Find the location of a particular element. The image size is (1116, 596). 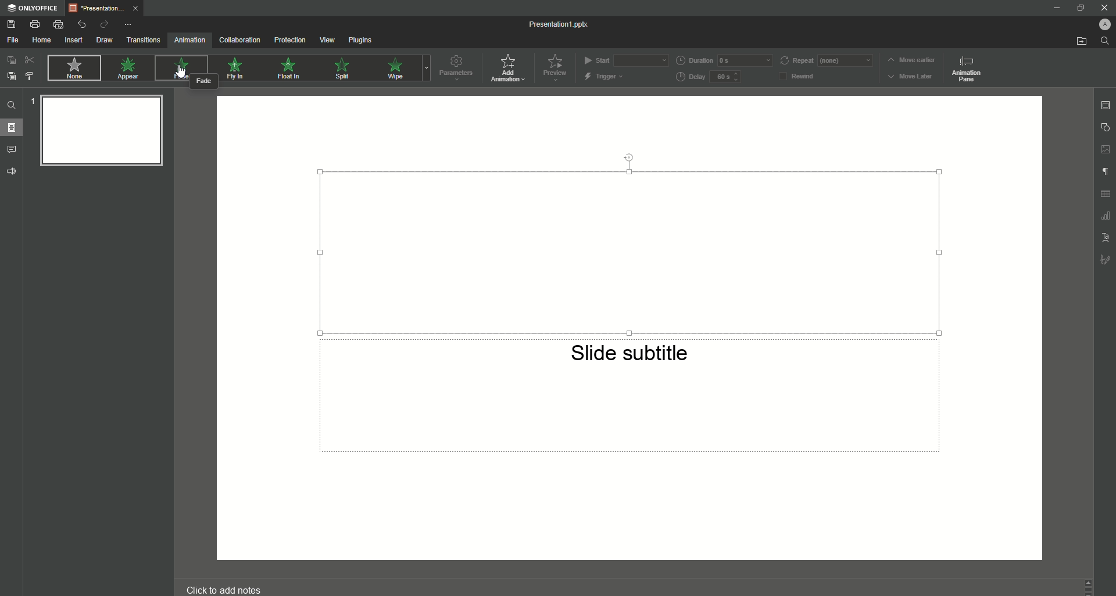

Quick Print is located at coordinates (58, 24).